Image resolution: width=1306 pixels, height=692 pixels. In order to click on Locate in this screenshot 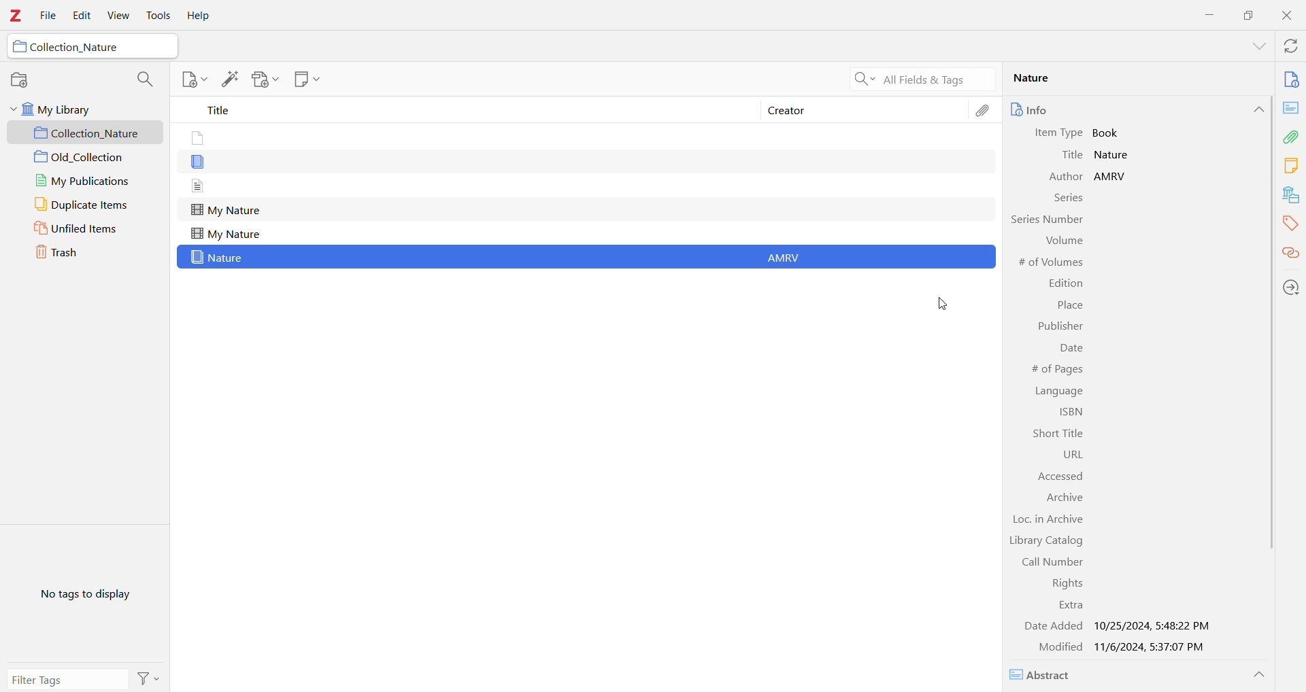, I will do `click(1291, 288)`.